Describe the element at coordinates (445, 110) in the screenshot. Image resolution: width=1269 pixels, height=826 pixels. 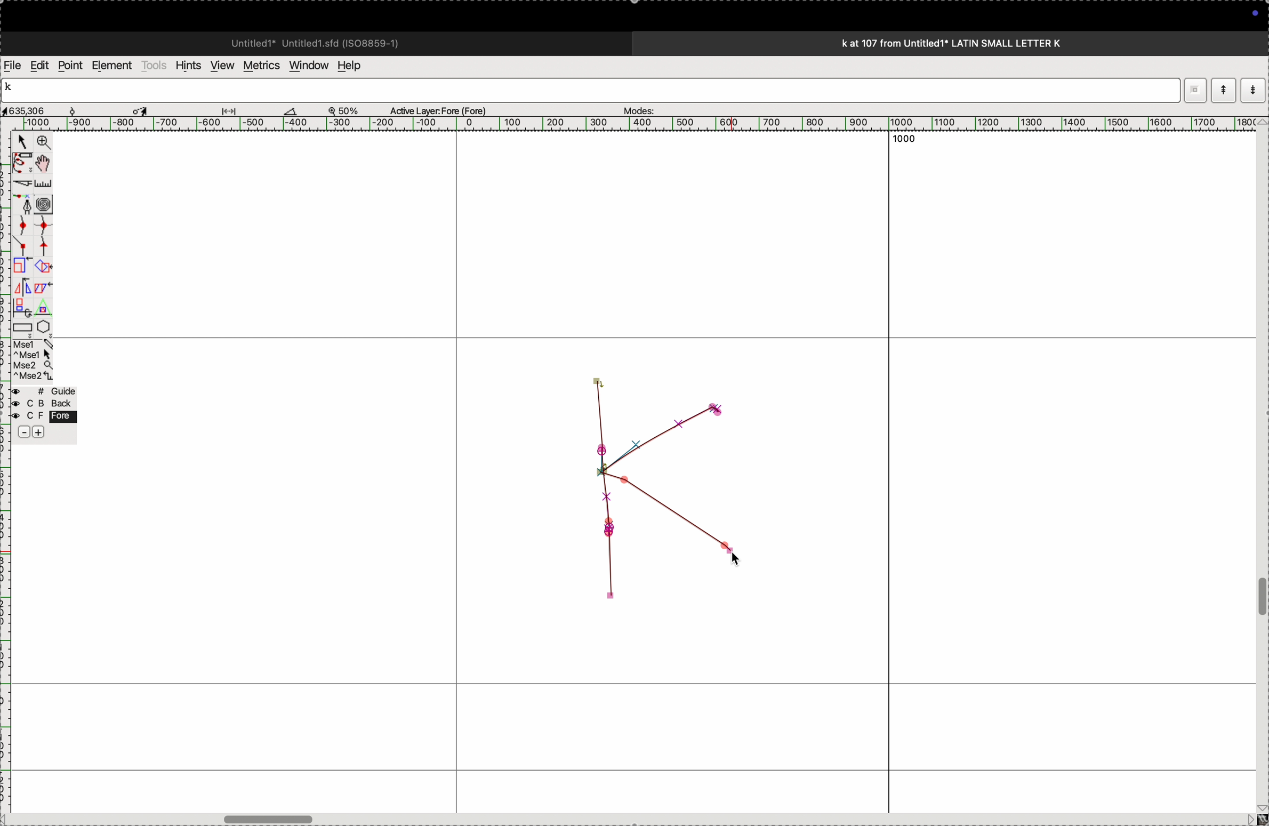
I see `active kayer` at that location.